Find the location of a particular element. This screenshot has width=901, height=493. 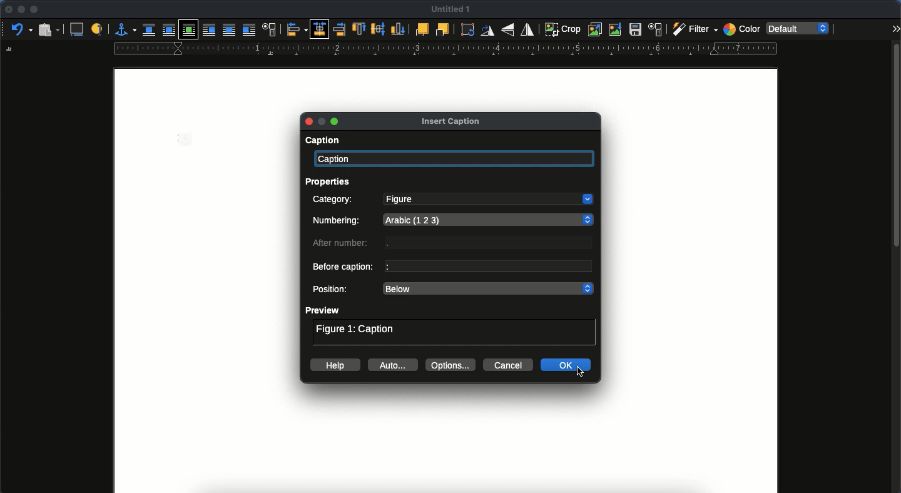

figure is located at coordinates (488, 200).